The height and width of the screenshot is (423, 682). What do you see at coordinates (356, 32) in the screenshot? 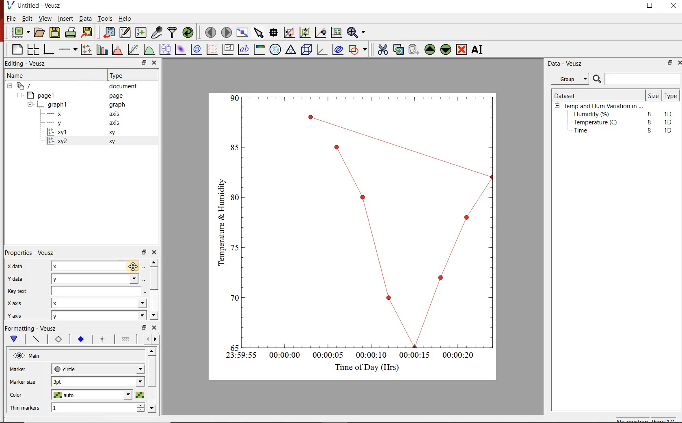
I see `Zoom functions menu` at bounding box center [356, 32].